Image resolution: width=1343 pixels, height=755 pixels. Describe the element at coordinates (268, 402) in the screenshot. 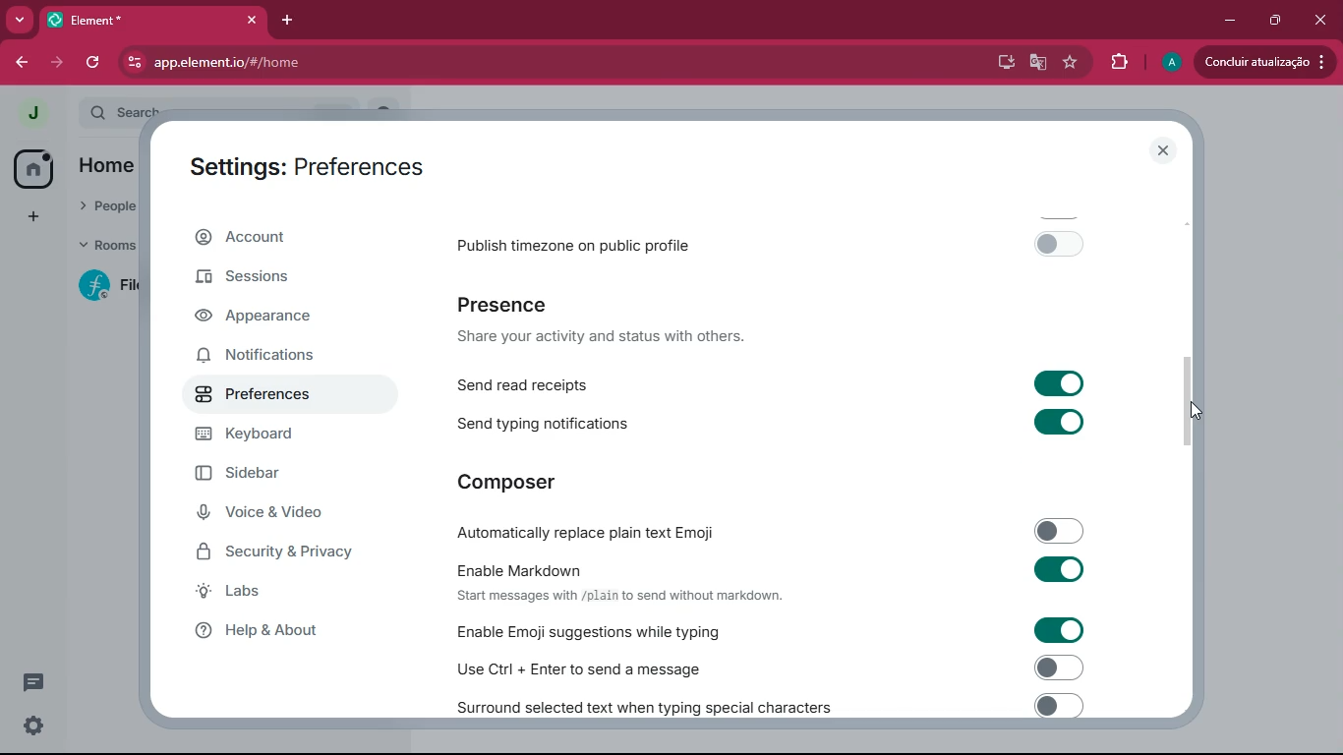

I see `preferences` at that location.